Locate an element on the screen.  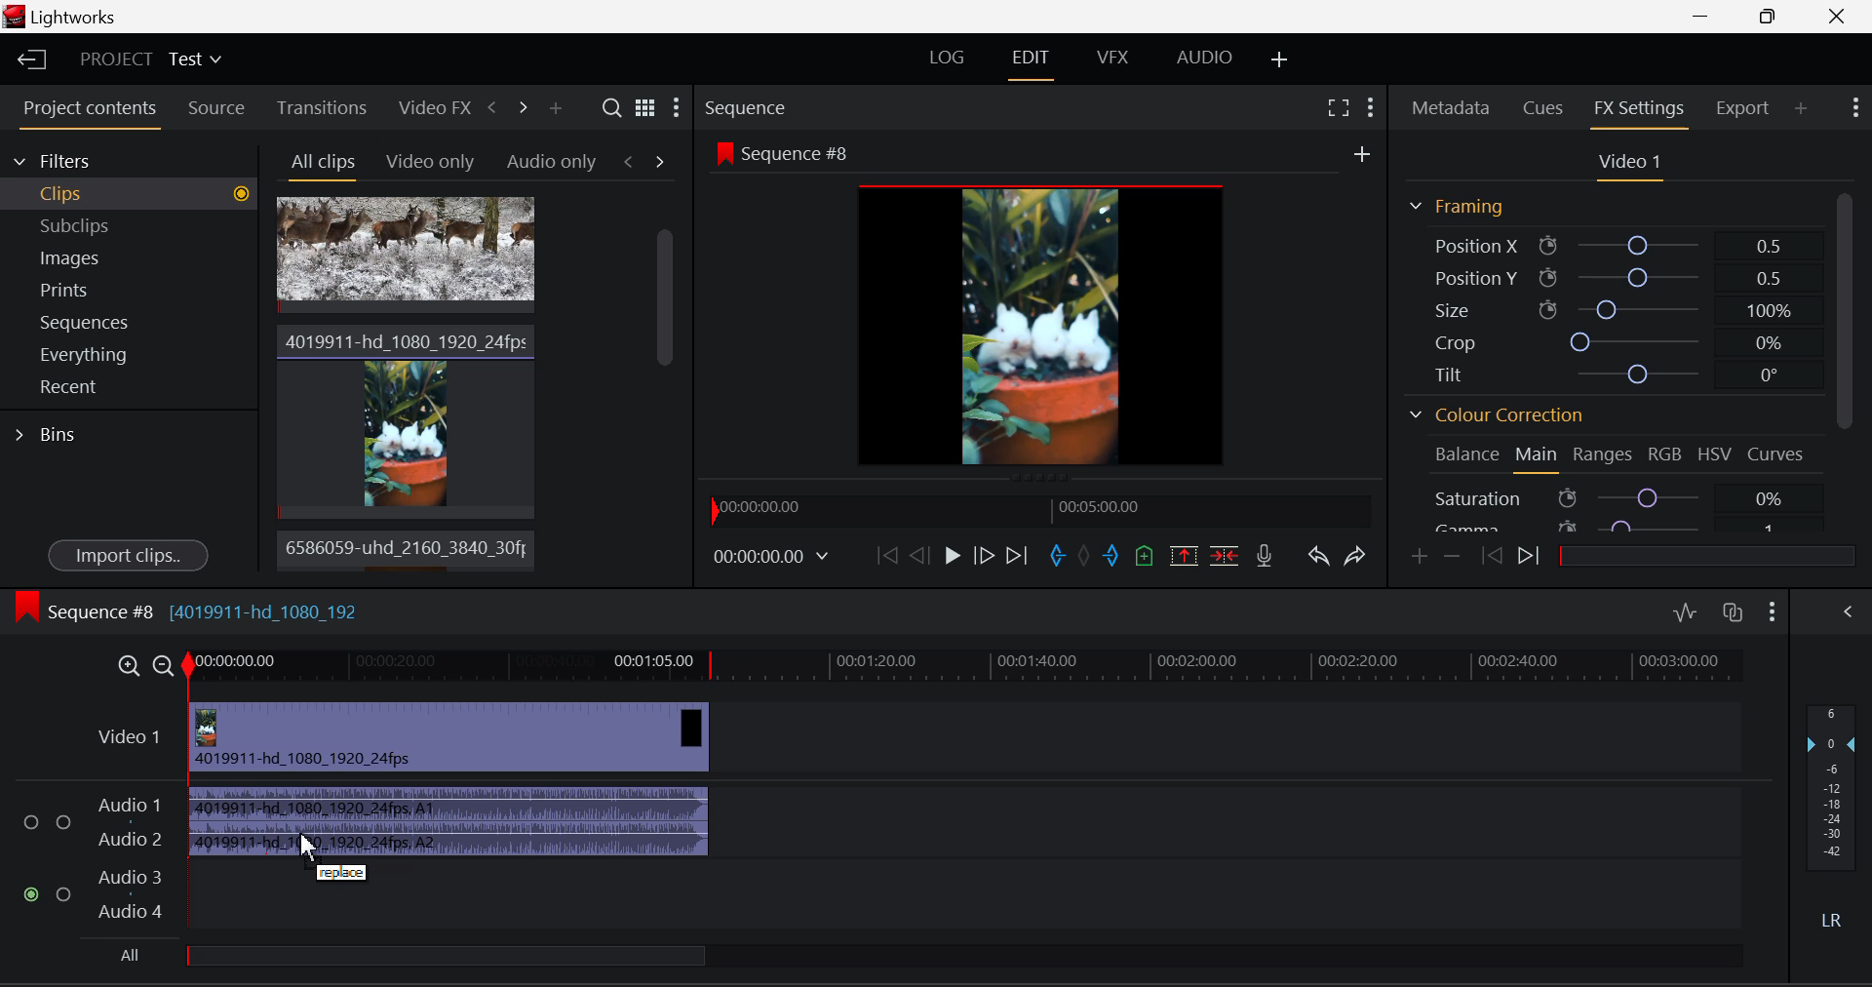
All is located at coordinates (420, 955).